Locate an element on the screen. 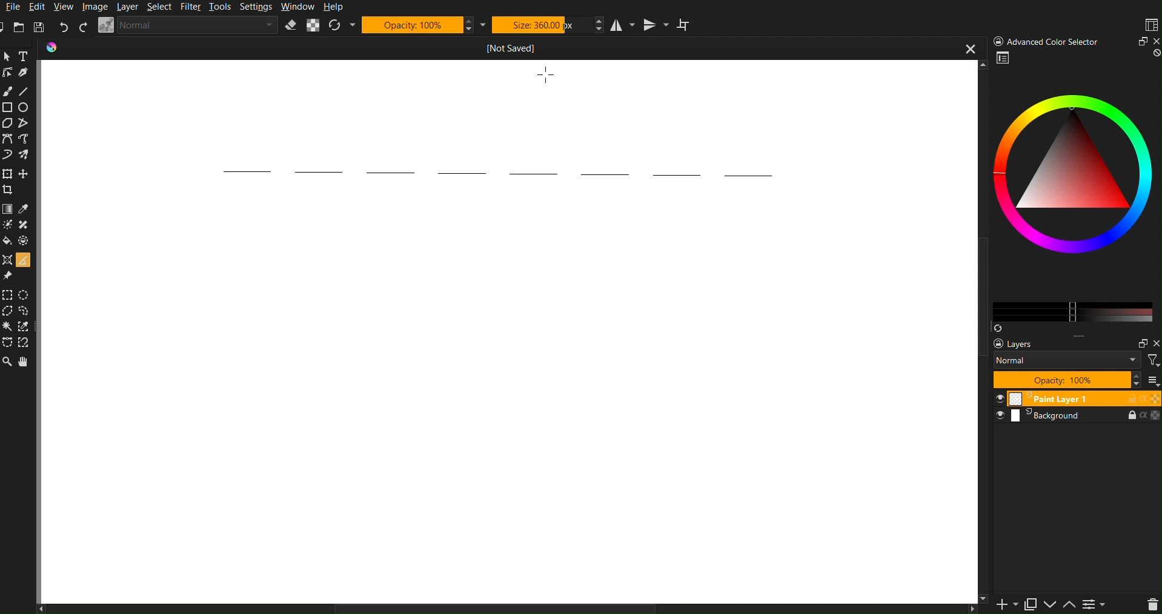 The width and height of the screenshot is (1162, 614). Refresh is located at coordinates (341, 25).